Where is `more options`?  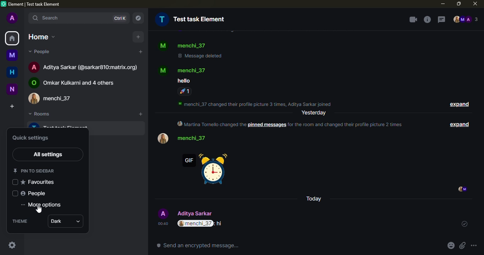
more options is located at coordinates (43, 205).